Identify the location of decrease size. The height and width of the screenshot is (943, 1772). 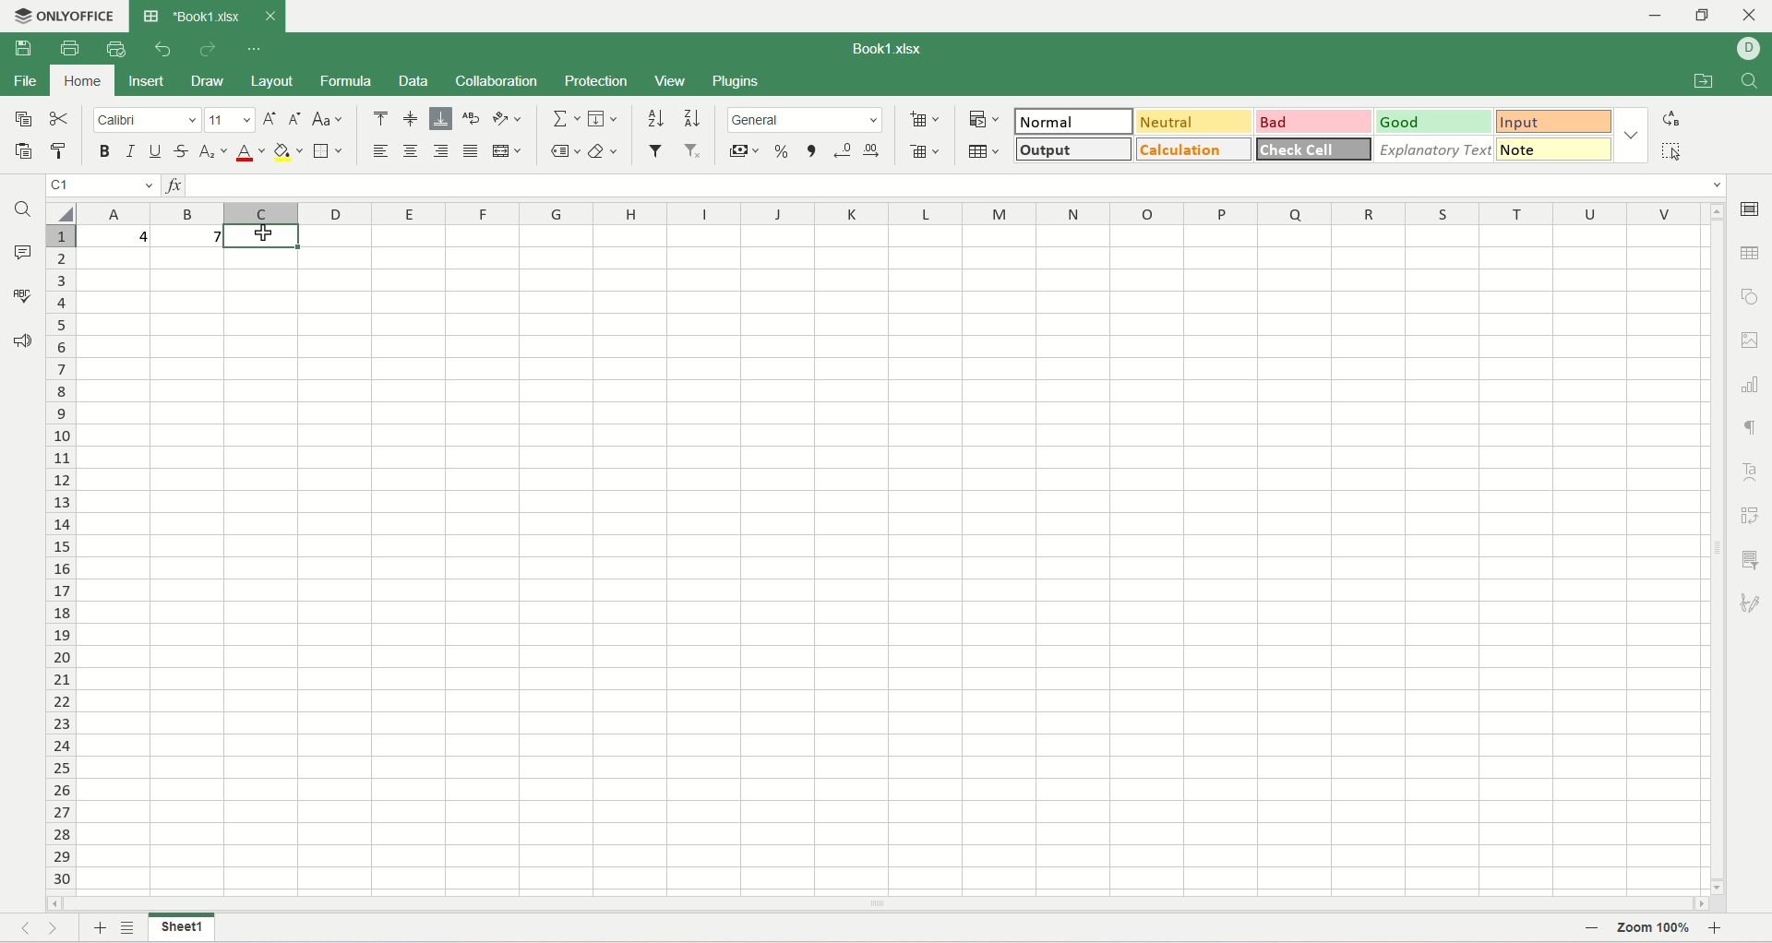
(295, 118).